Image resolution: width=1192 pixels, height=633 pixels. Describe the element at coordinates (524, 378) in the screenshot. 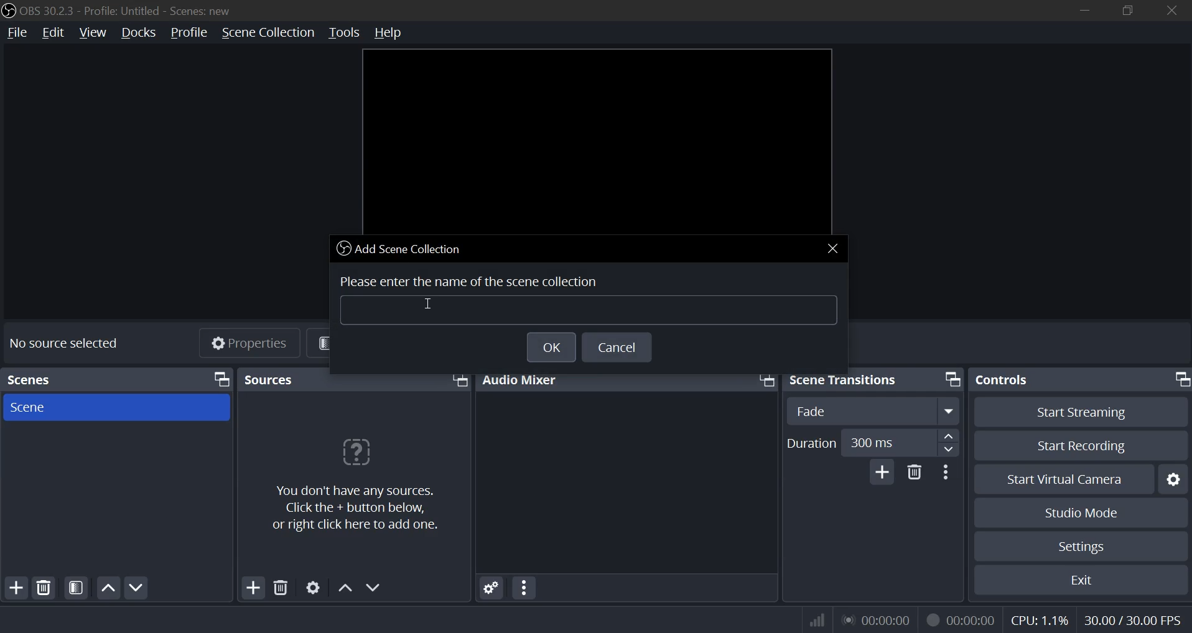

I see `audio mixer` at that location.